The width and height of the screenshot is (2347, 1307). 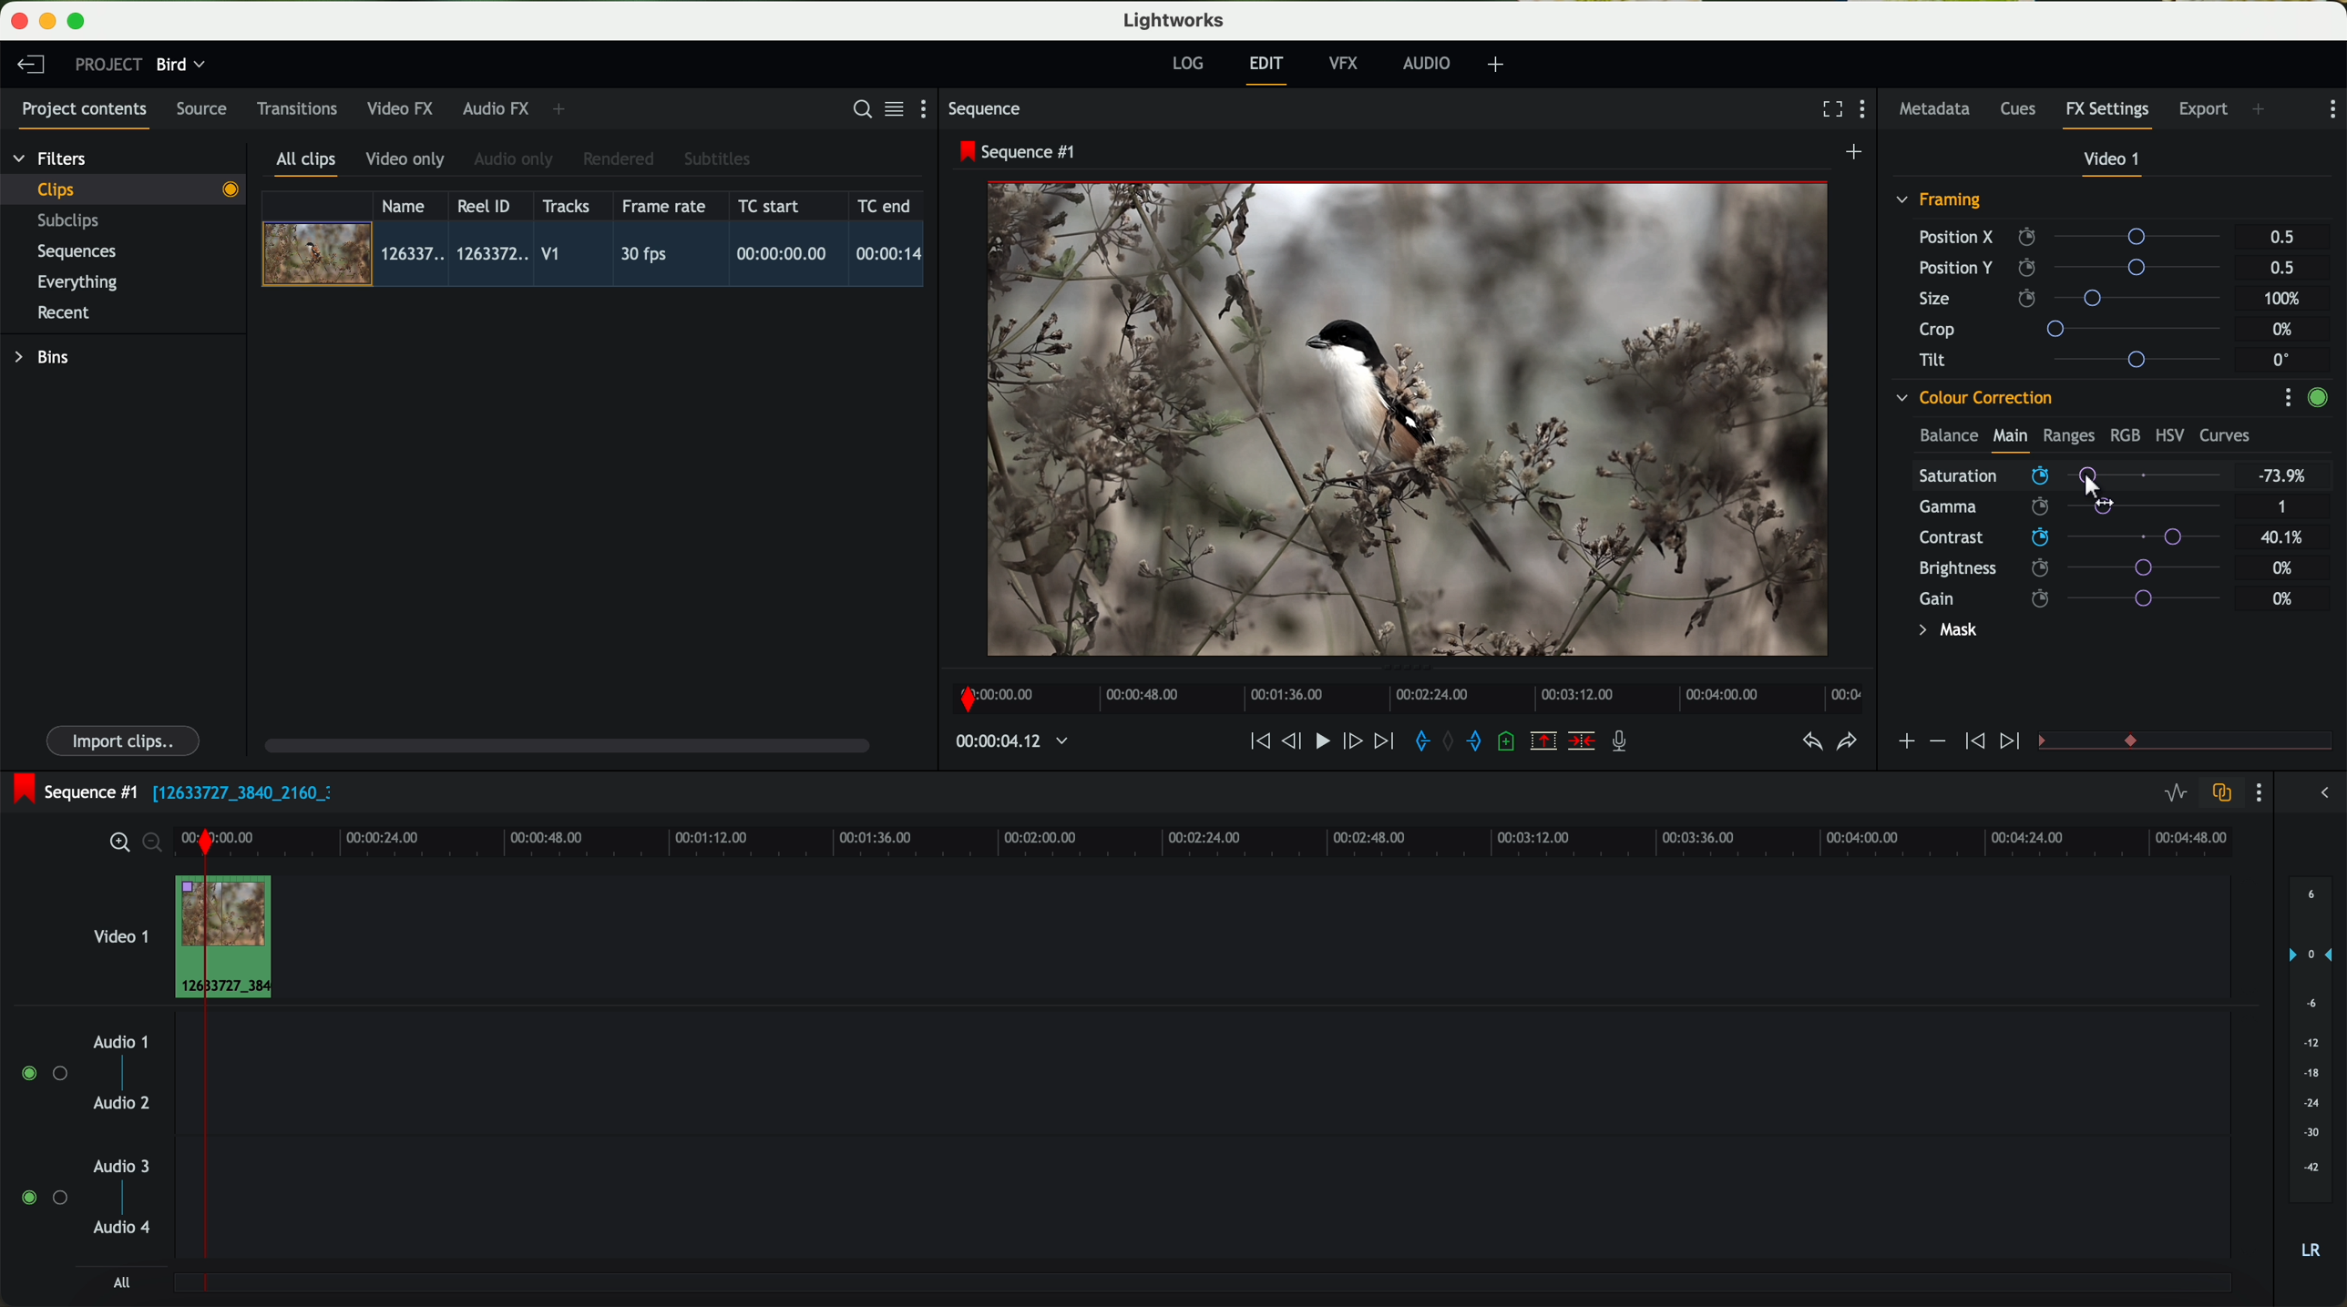 I want to click on add a cue at the current position, so click(x=1509, y=742).